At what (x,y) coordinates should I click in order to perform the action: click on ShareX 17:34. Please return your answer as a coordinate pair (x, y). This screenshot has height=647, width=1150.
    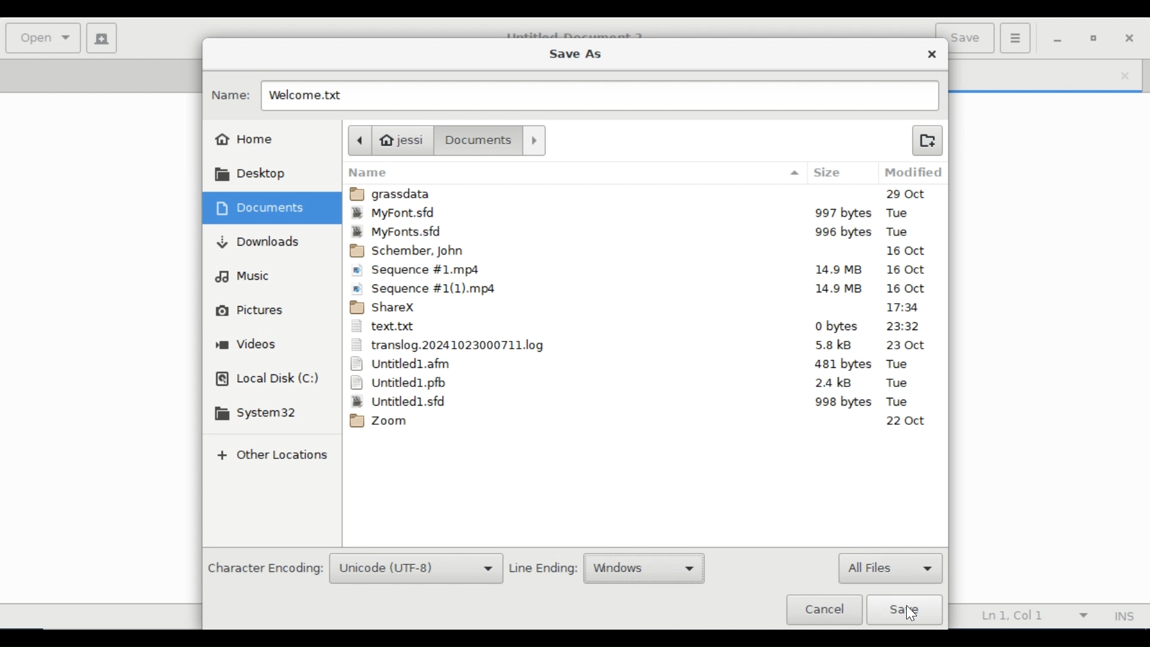
    Looking at the image, I should click on (642, 308).